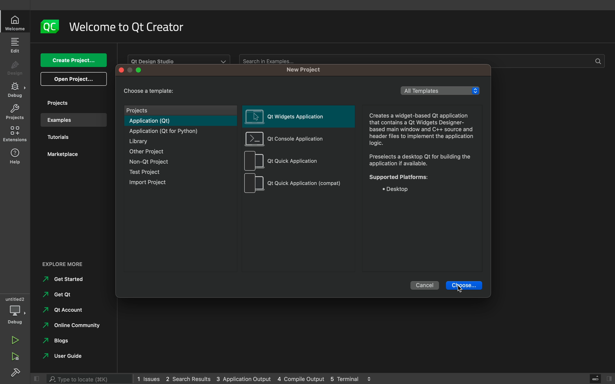 Image resolution: width=615 pixels, height=384 pixels. Describe the element at coordinates (38, 379) in the screenshot. I see `close slide bar` at that location.